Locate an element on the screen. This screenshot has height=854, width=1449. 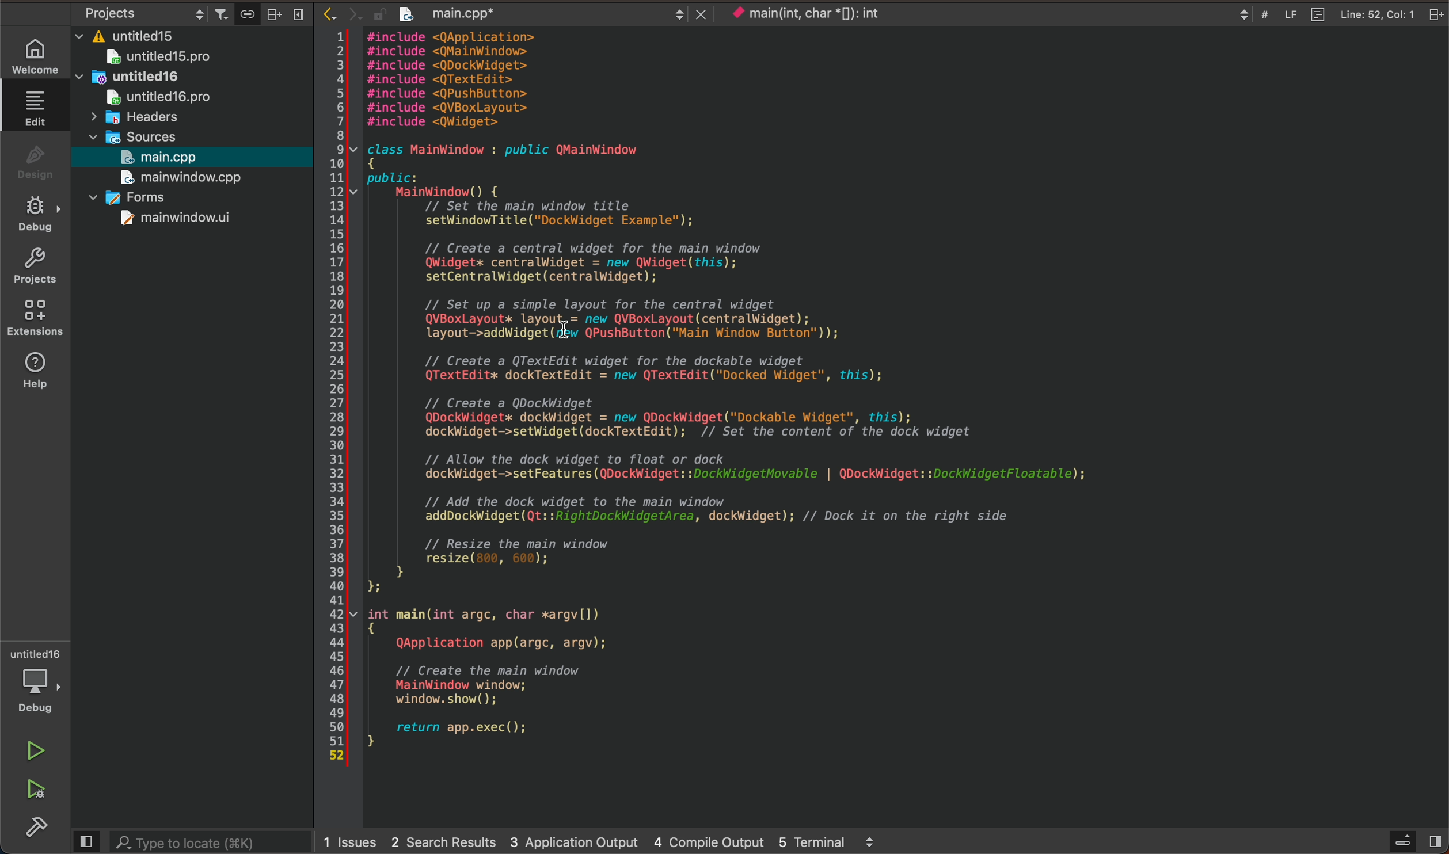
run and debug is located at coordinates (39, 789).